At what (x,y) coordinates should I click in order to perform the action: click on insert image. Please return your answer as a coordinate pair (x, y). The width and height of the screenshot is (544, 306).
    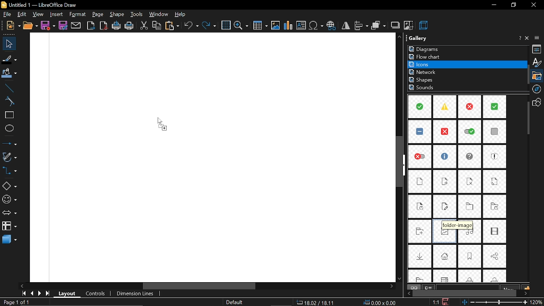
    Looking at the image, I should click on (275, 26).